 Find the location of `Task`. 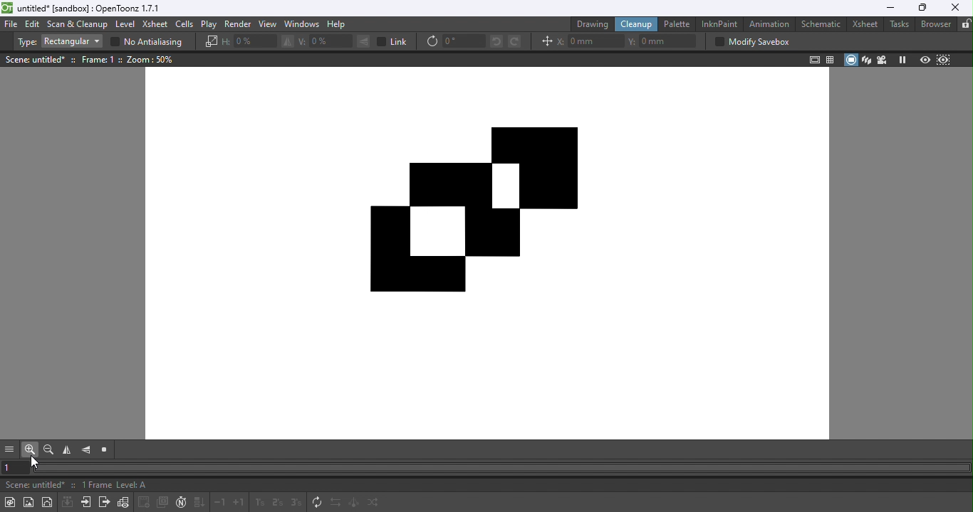

Task is located at coordinates (898, 25).